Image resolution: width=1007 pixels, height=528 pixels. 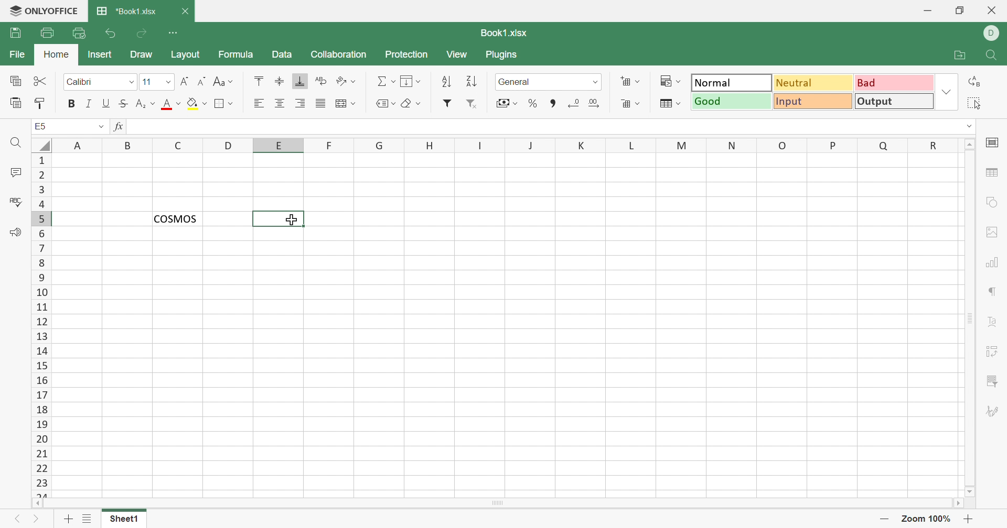 I want to click on Cut, so click(x=41, y=81).